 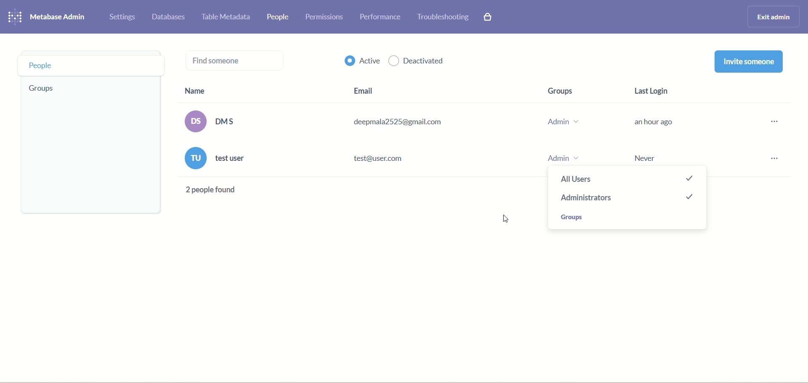 I want to click on Cursor, so click(x=504, y=220).